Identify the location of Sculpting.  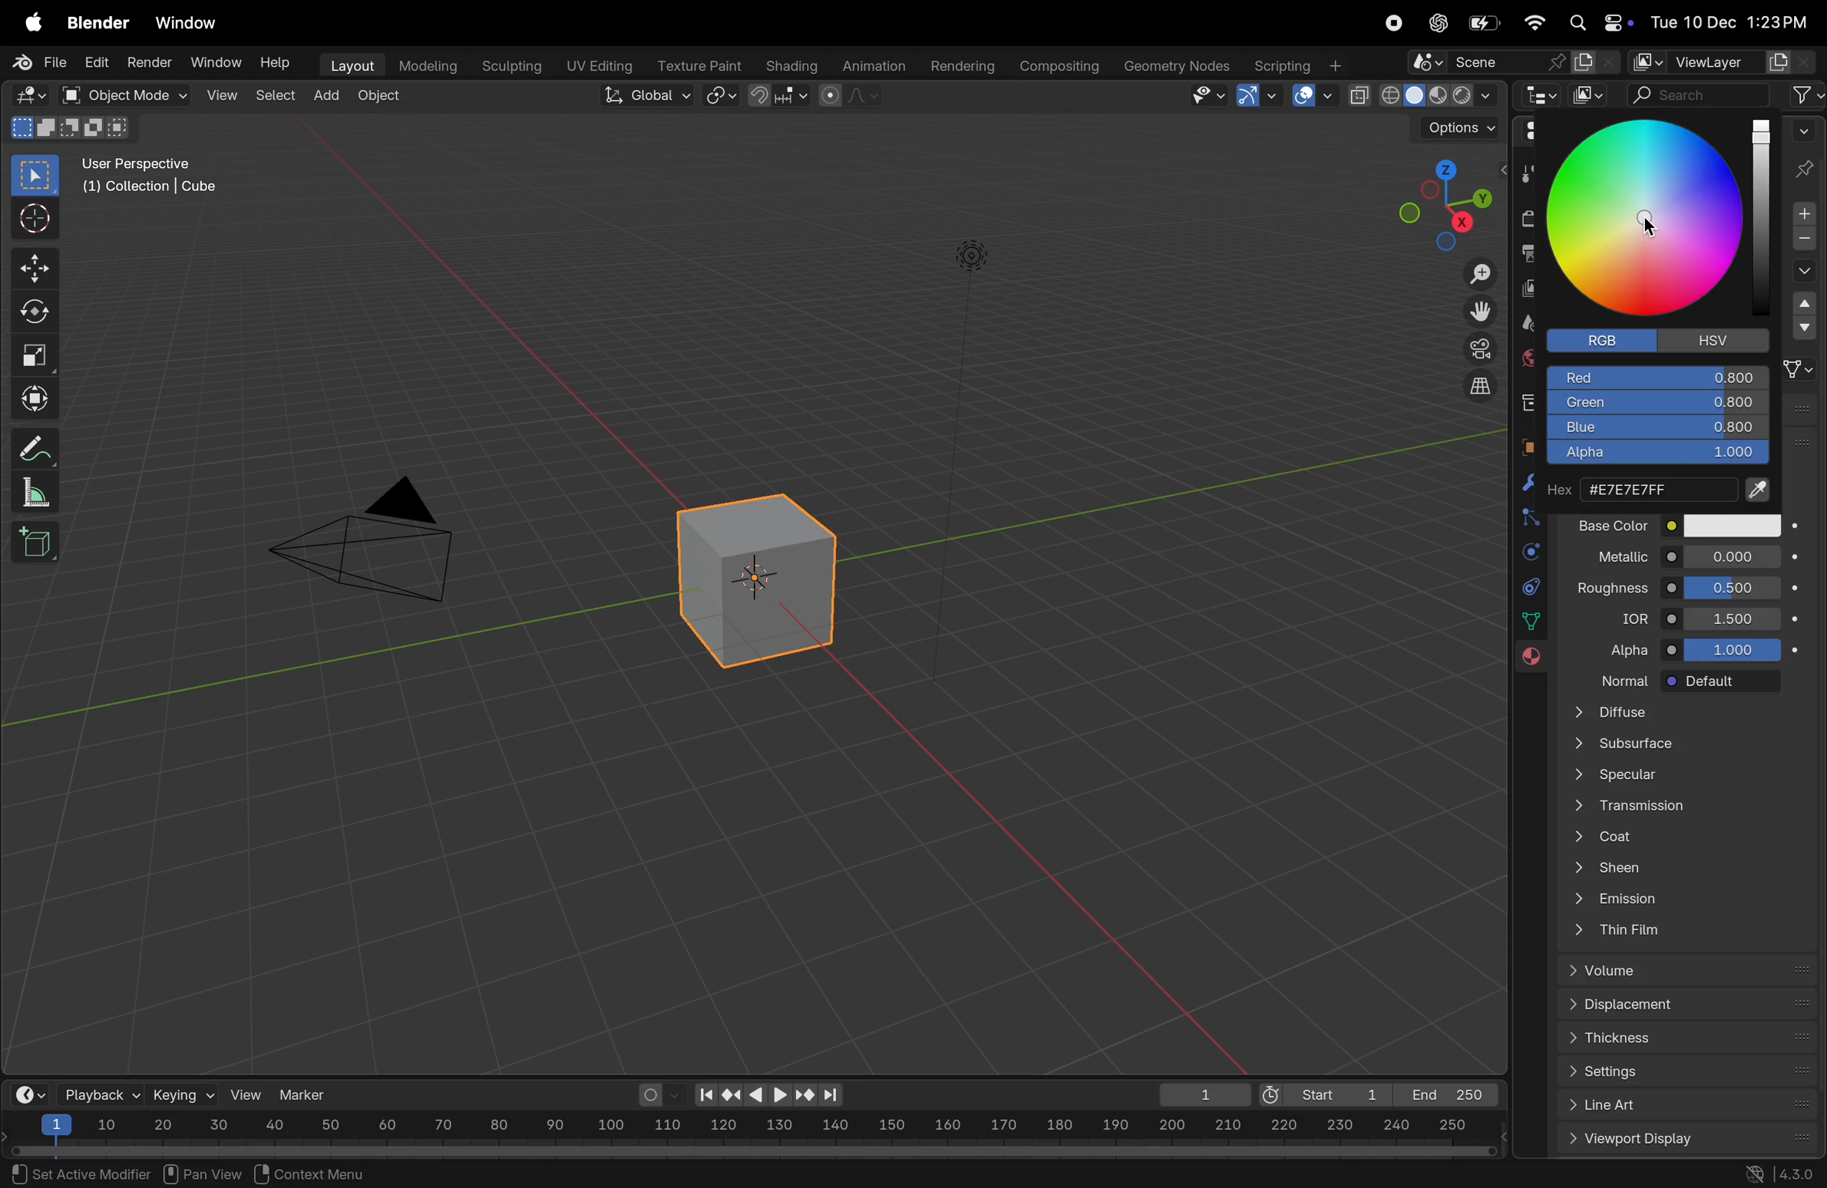
(505, 62).